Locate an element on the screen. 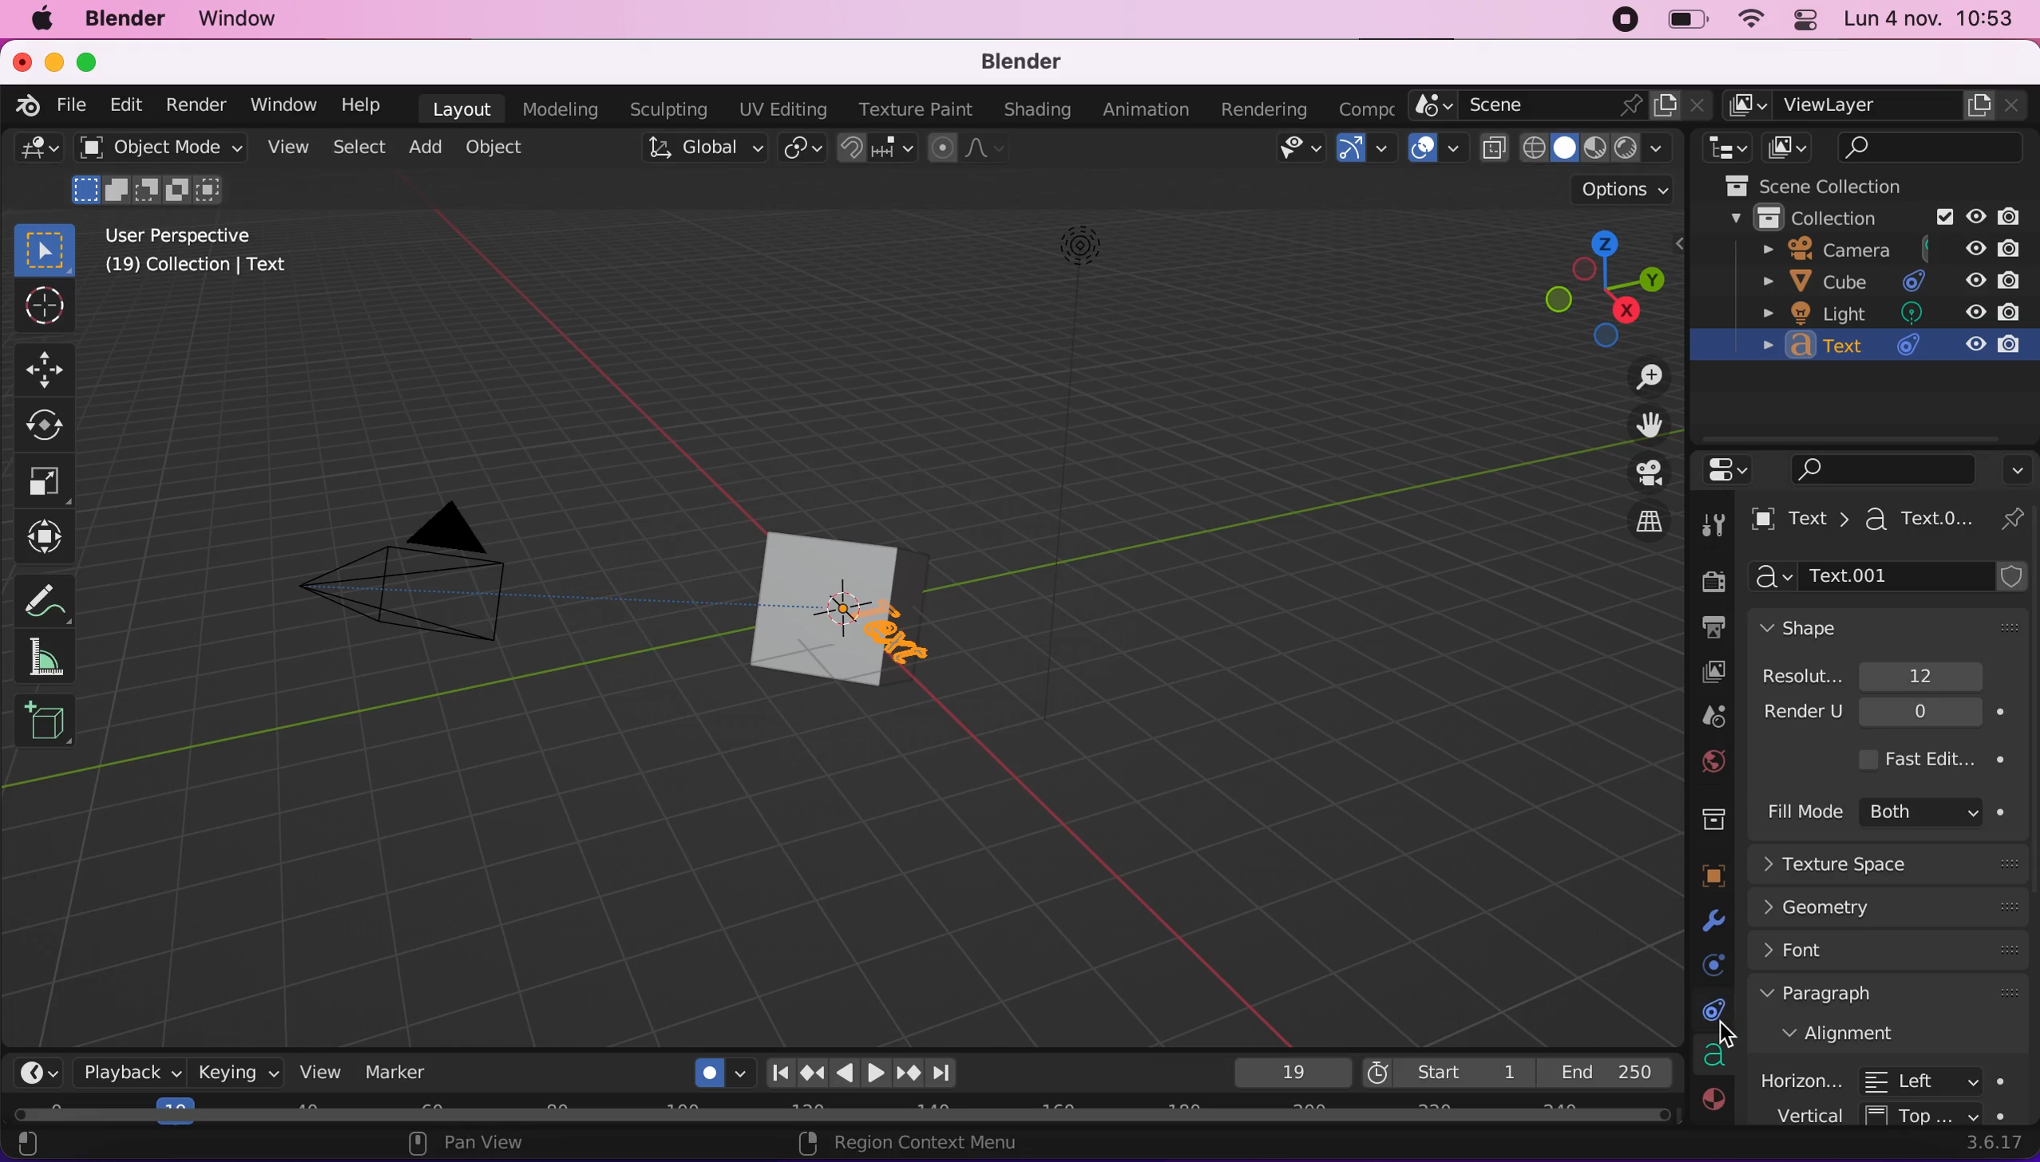  material is located at coordinates (1713, 1103).